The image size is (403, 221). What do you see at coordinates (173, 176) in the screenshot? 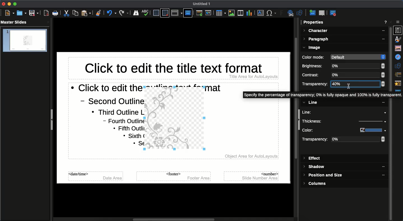
I see `Master slide footer` at bounding box center [173, 176].